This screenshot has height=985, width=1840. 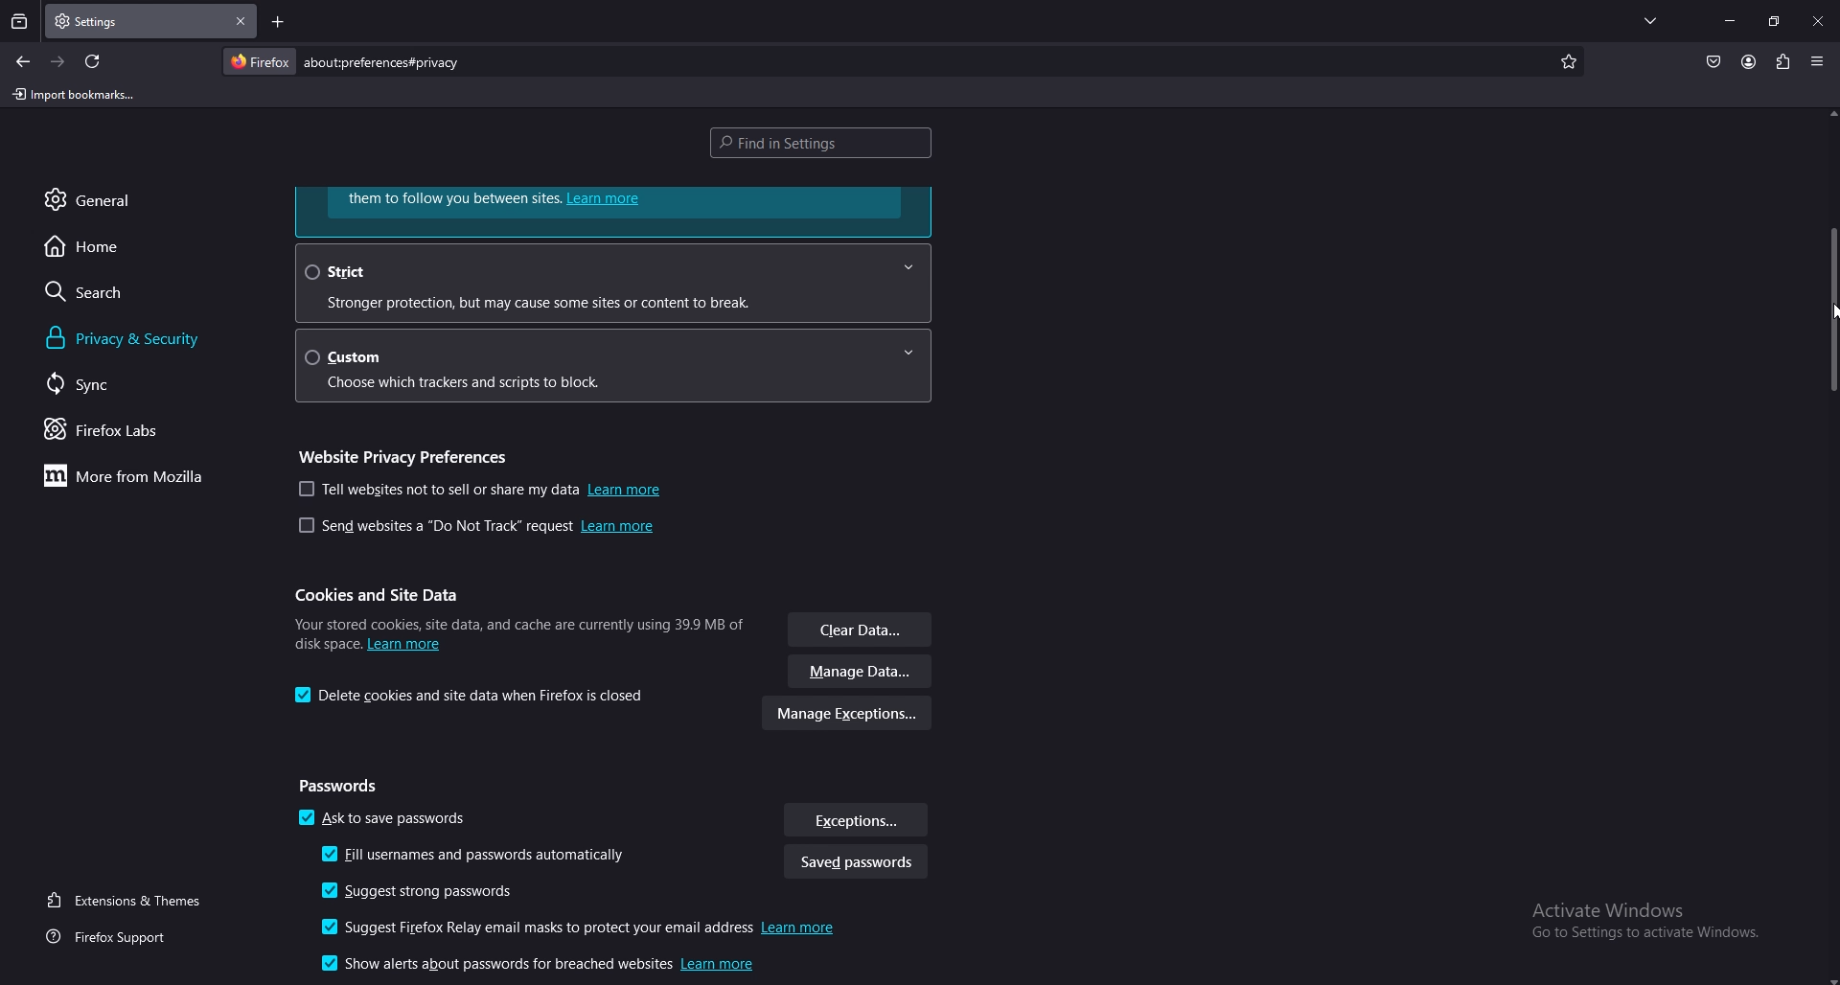 I want to click on privacy and security, so click(x=156, y=338).